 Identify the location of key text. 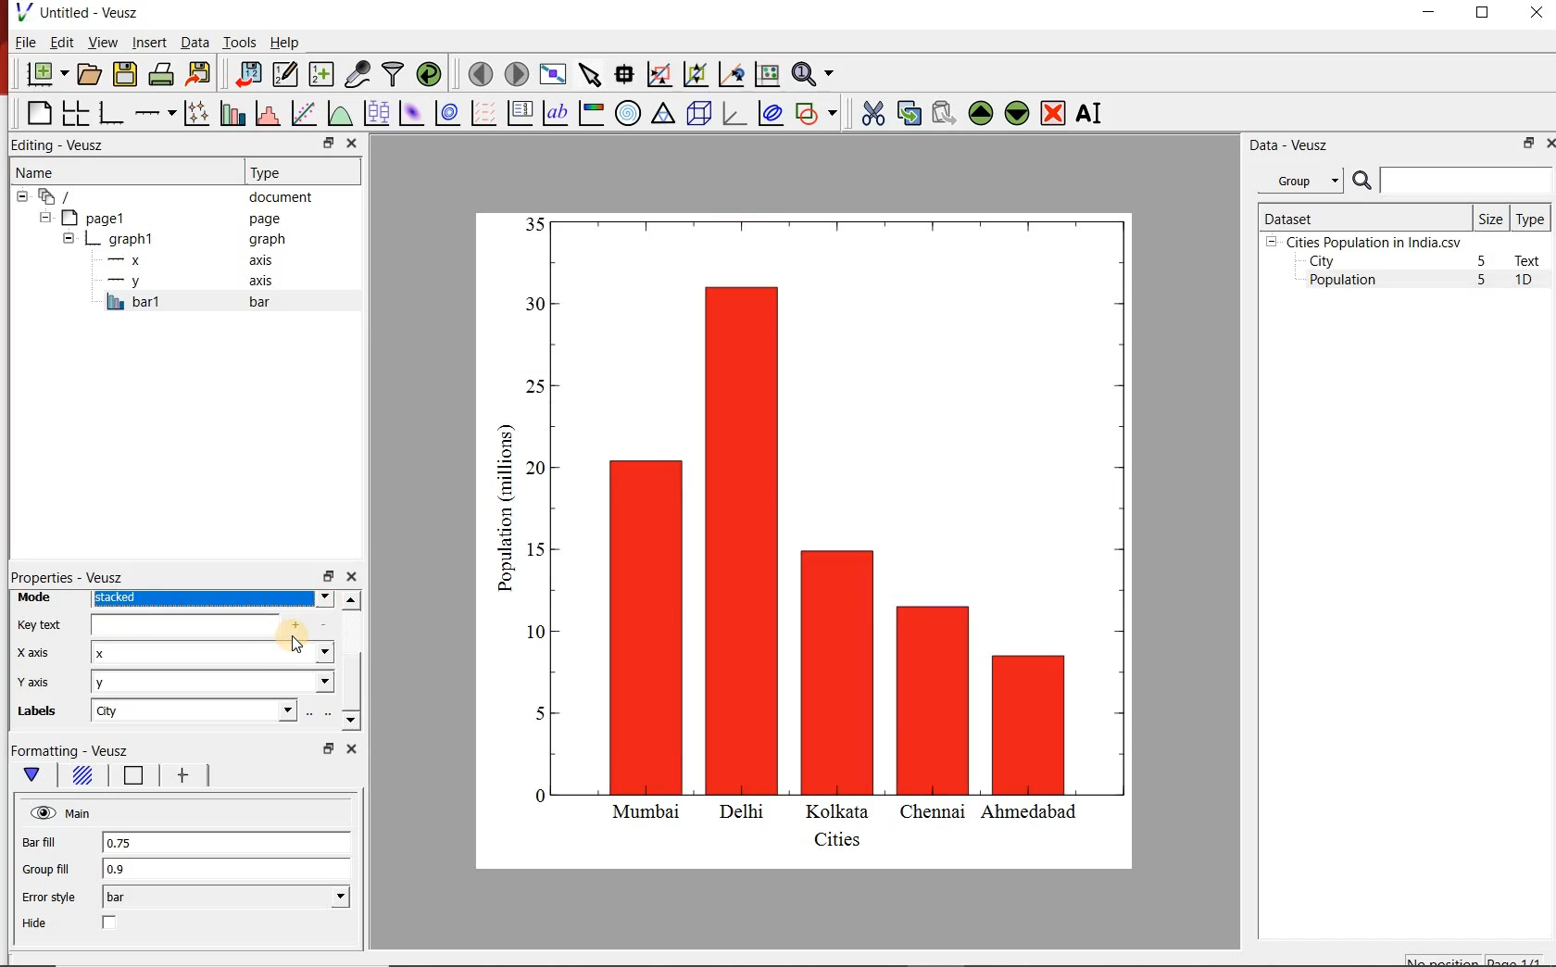
(40, 624).